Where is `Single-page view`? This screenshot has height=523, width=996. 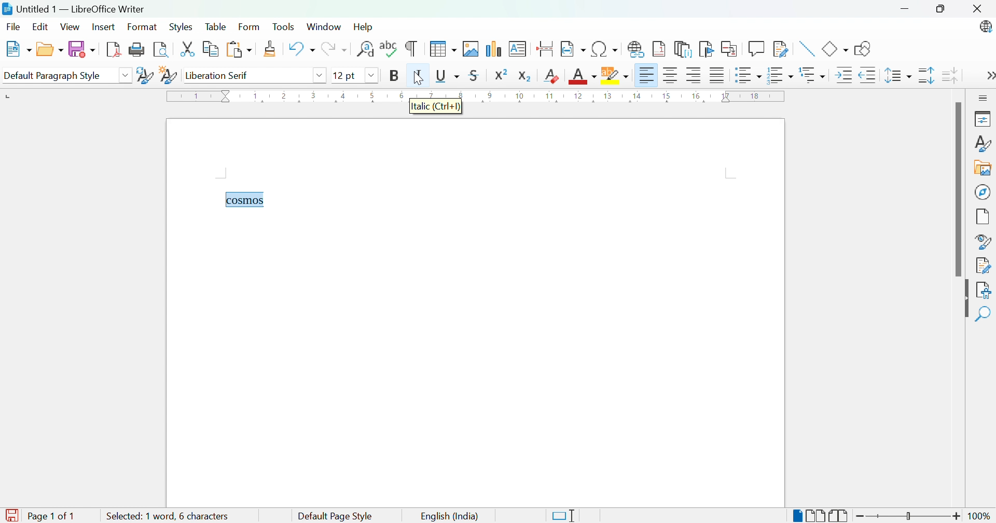
Single-page view is located at coordinates (796, 517).